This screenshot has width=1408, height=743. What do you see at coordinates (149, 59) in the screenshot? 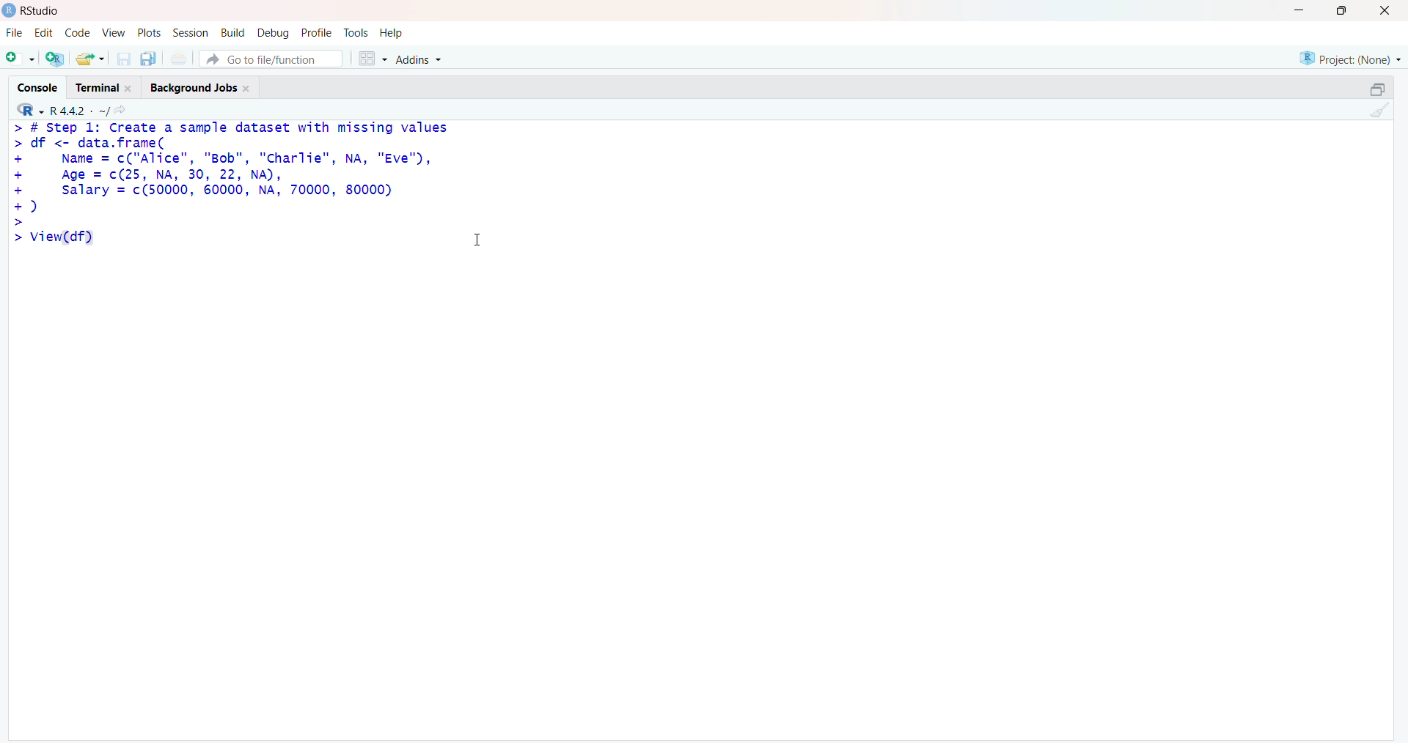
I see `Save all open documents (Ctrl + Alt + S)` at bounding box center [149, 59].